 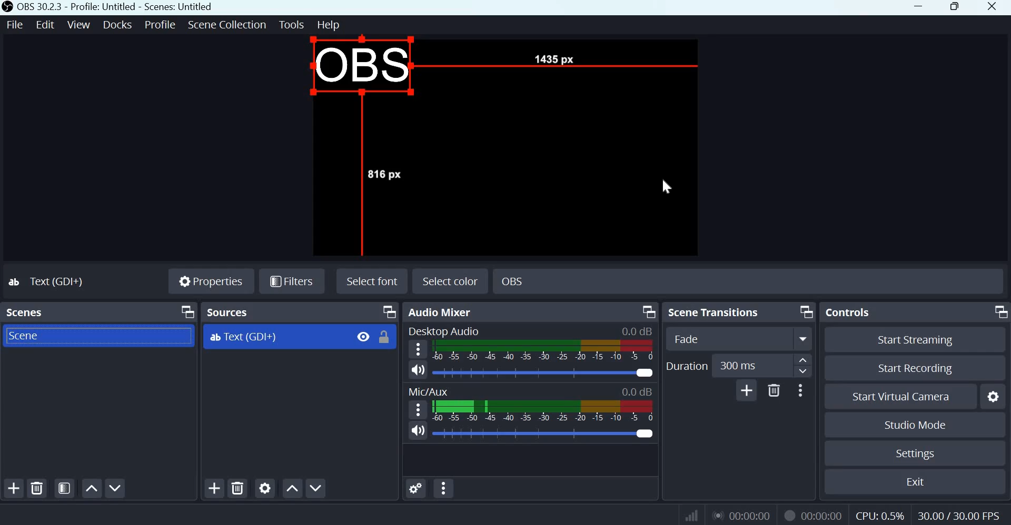 I want to click on Audio mixer menu, so click(x=443, y=488).